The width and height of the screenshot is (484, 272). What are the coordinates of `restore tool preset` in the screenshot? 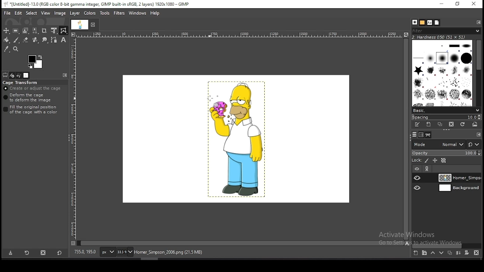 It's located at (27, 253).